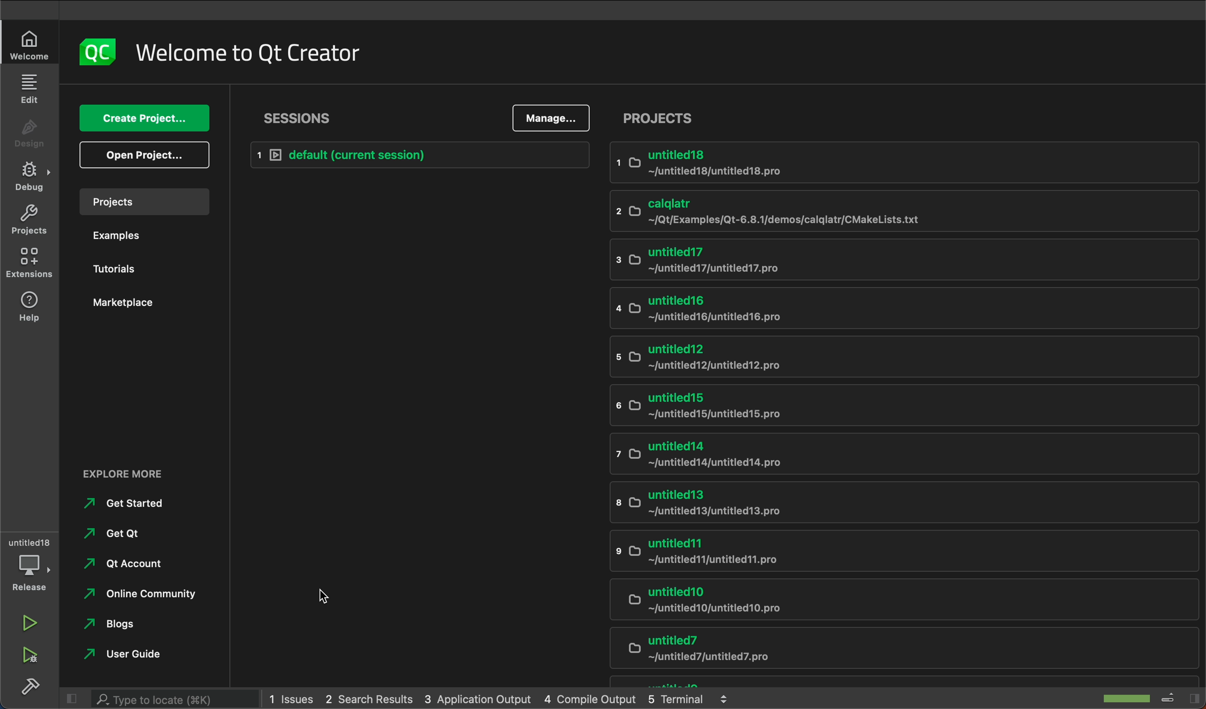  What do you see at coordinates (97, 51) in the screenshot?
I see `logo` at bounding box center [97, 51].